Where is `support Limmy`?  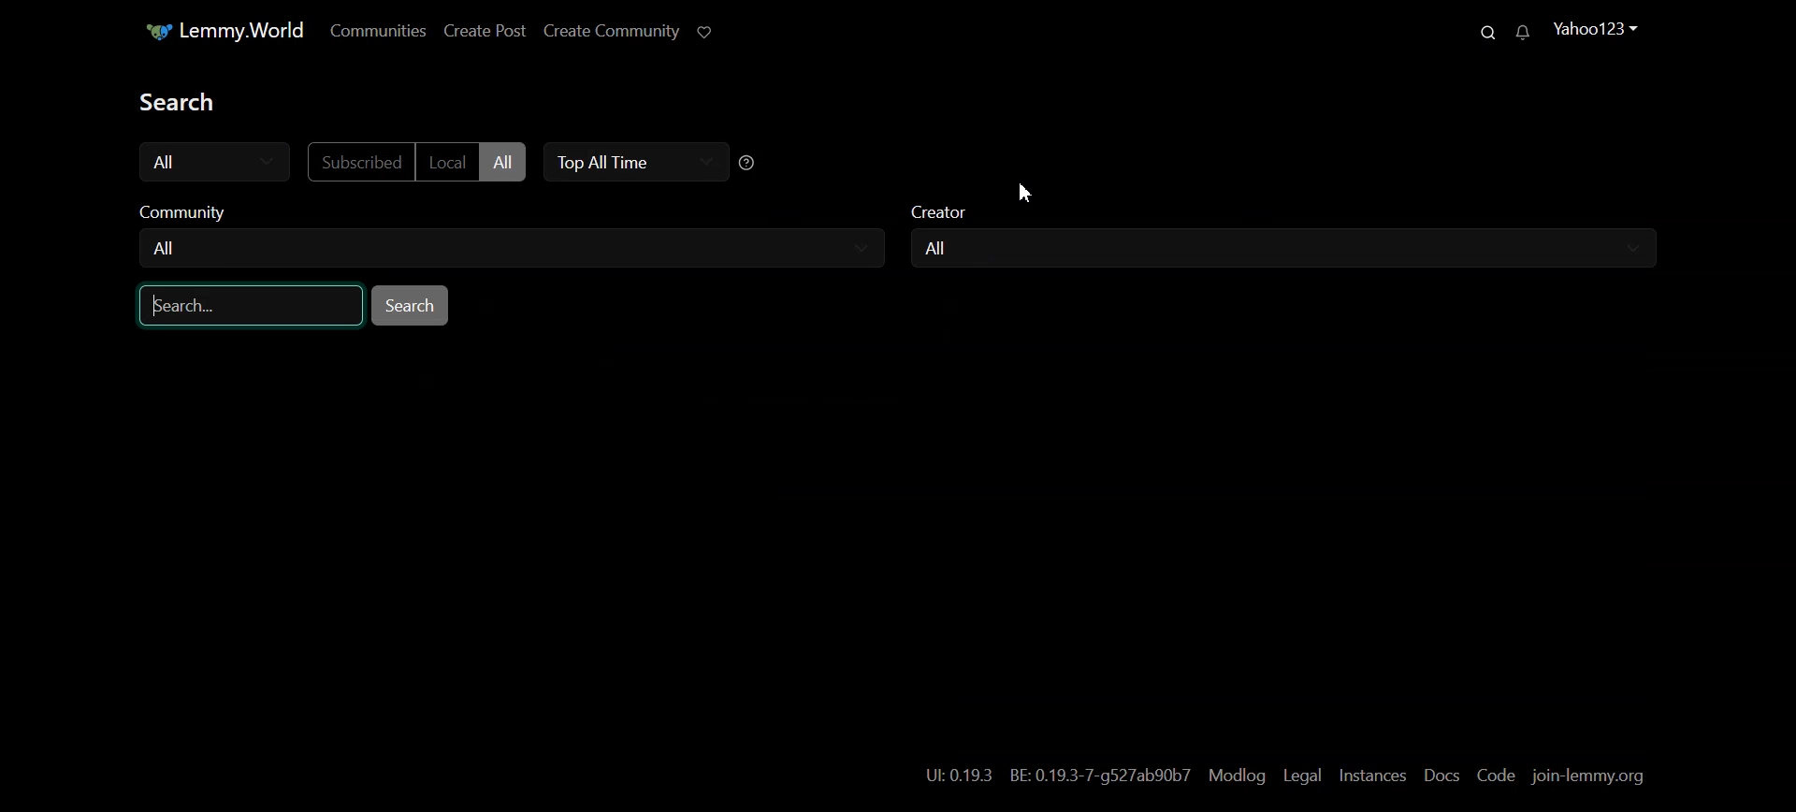 support Limmy is located at coordinates (704, 33).